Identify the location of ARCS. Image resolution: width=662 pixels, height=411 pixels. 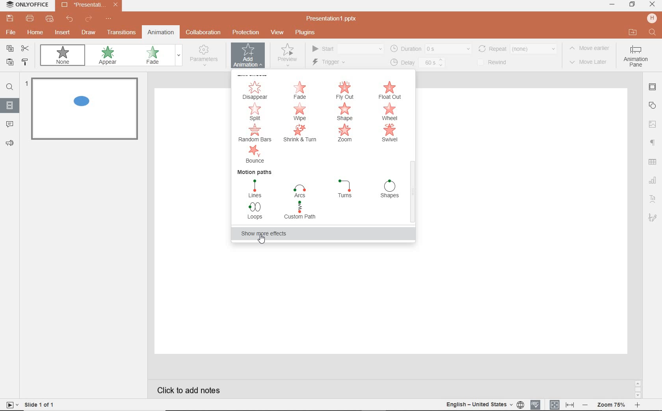
(299, 190).